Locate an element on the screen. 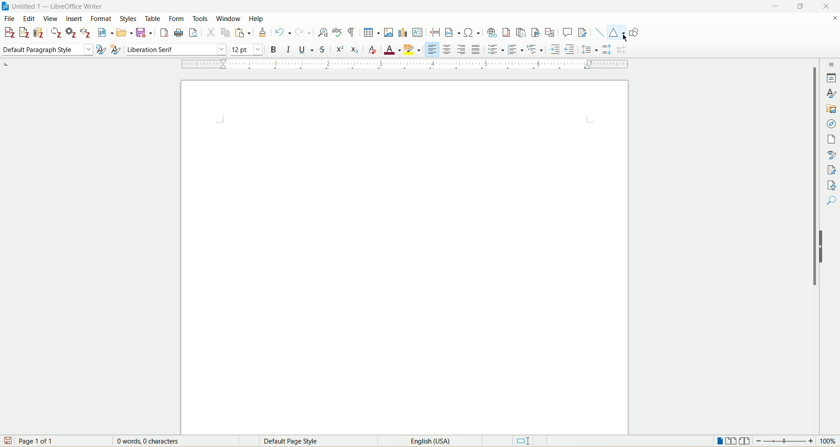 This screenshot has width=840, height=447. window is located at coordinates (229, 17).